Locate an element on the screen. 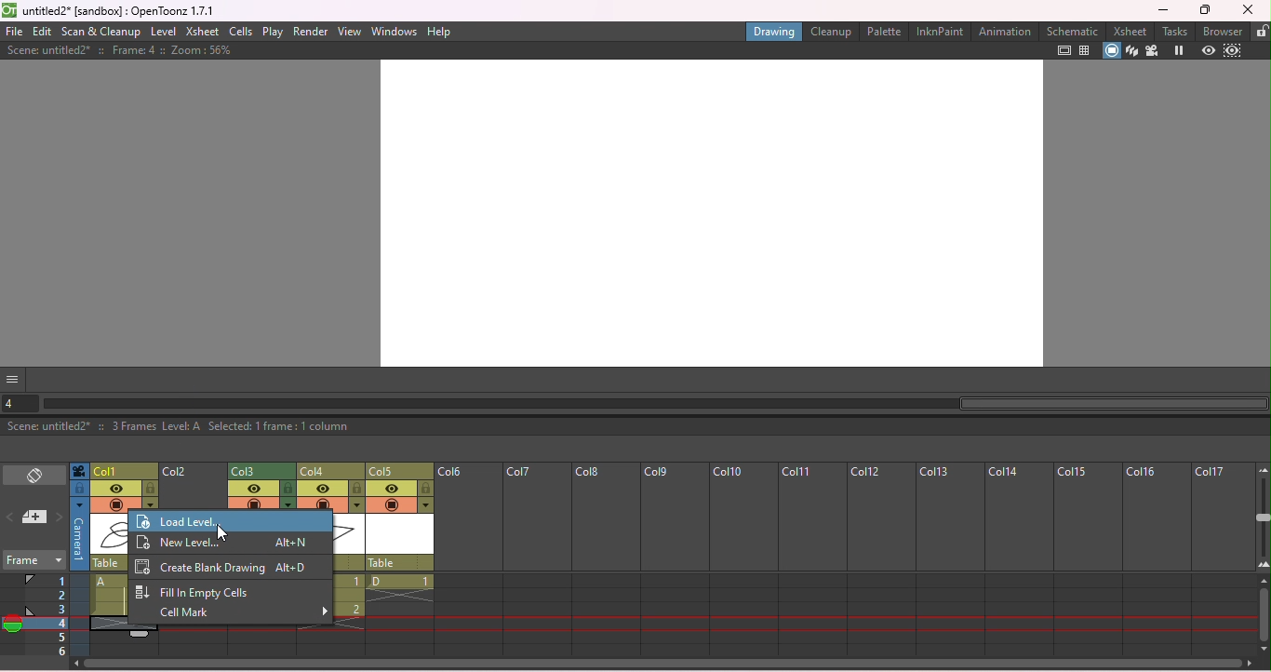  Frame is located at coordinates (33, 562).